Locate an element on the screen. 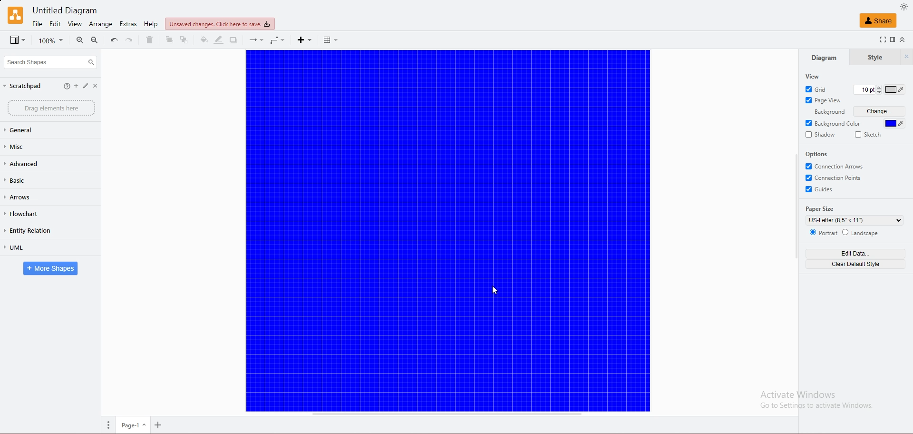 The image size is (913, 434). arrow is located at coordinates (255, 41).